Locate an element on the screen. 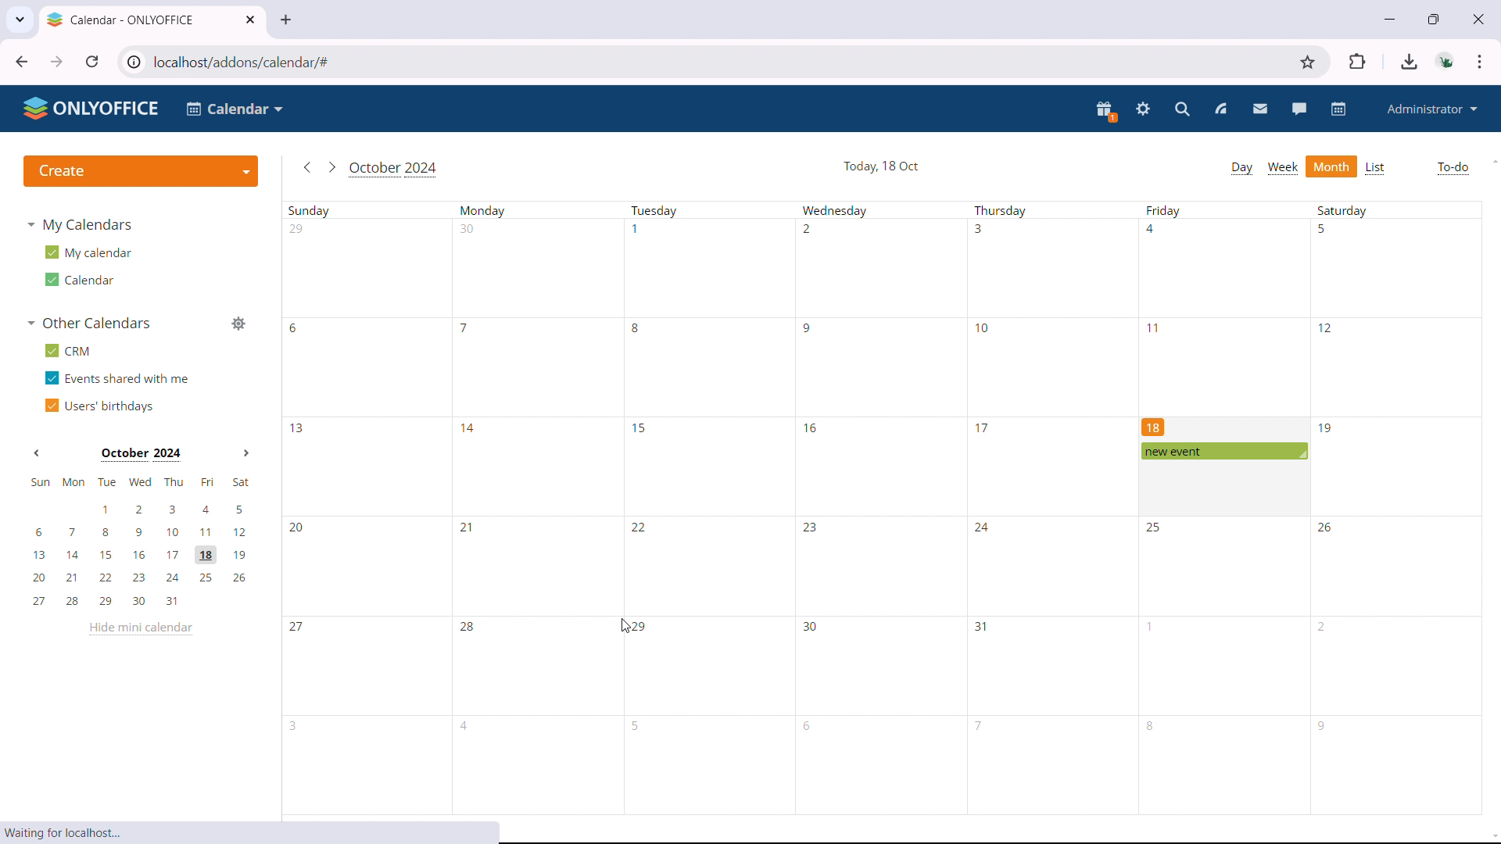 Image resolution: width=1501 pixels, height=844 pixels. 8 is located at coordinates (636, 327).